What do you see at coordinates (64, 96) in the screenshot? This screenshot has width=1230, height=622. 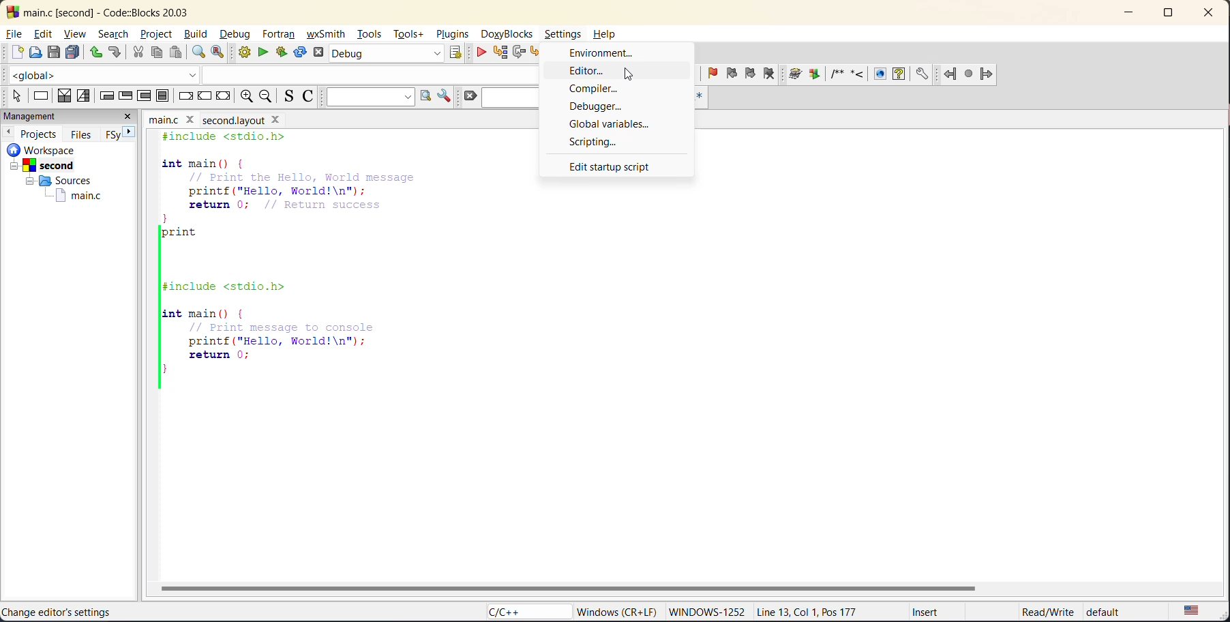 I see `decision` at bounding box center [64, 96].